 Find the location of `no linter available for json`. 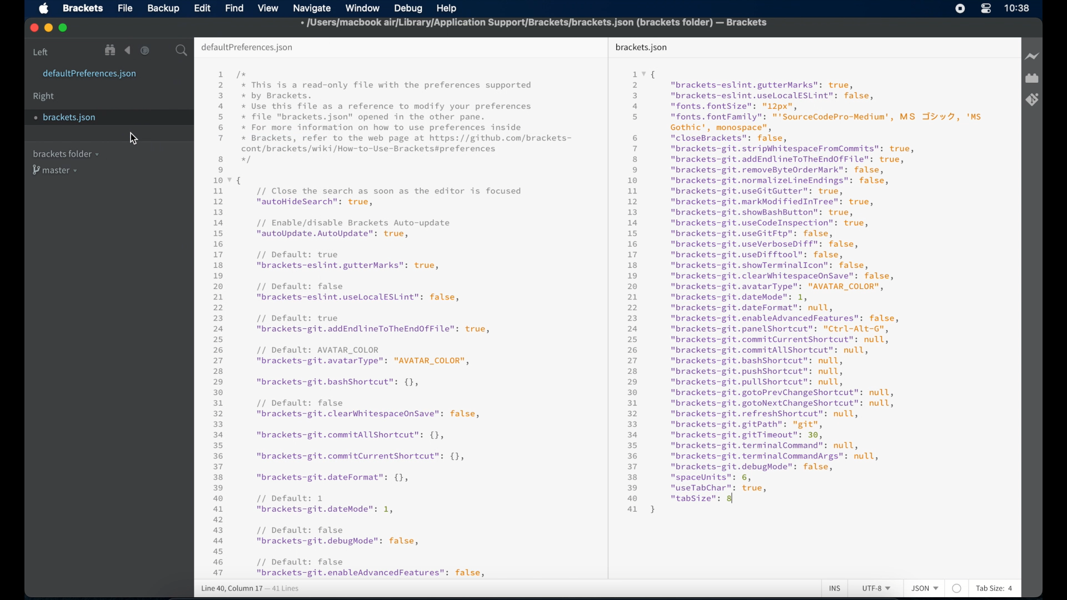

no linter available for json is located at coordinates (957, 589).